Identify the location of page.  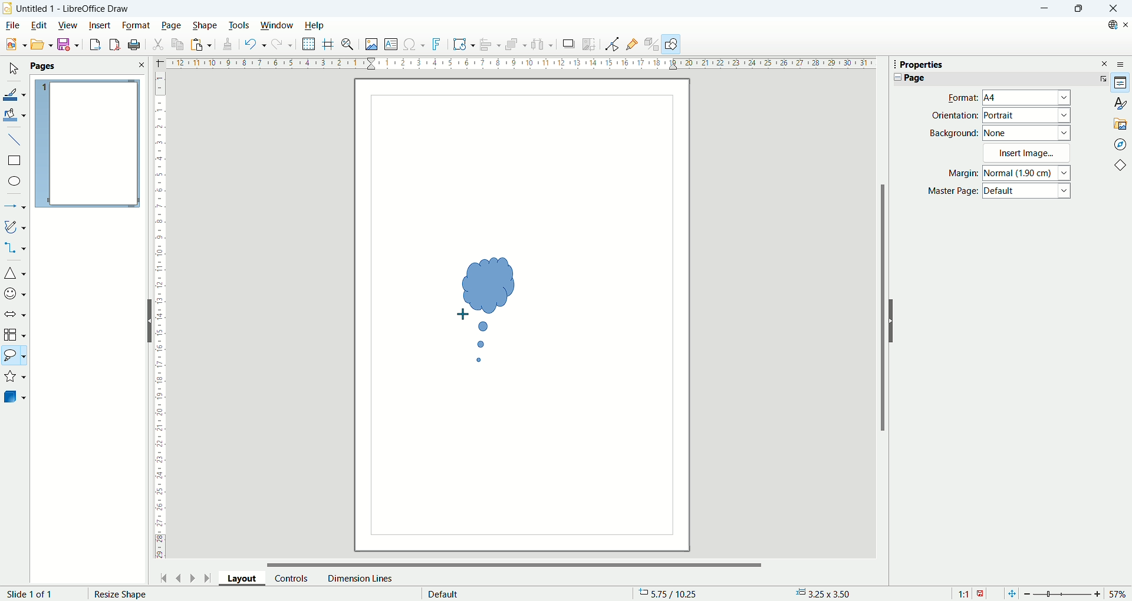
(172, 26).